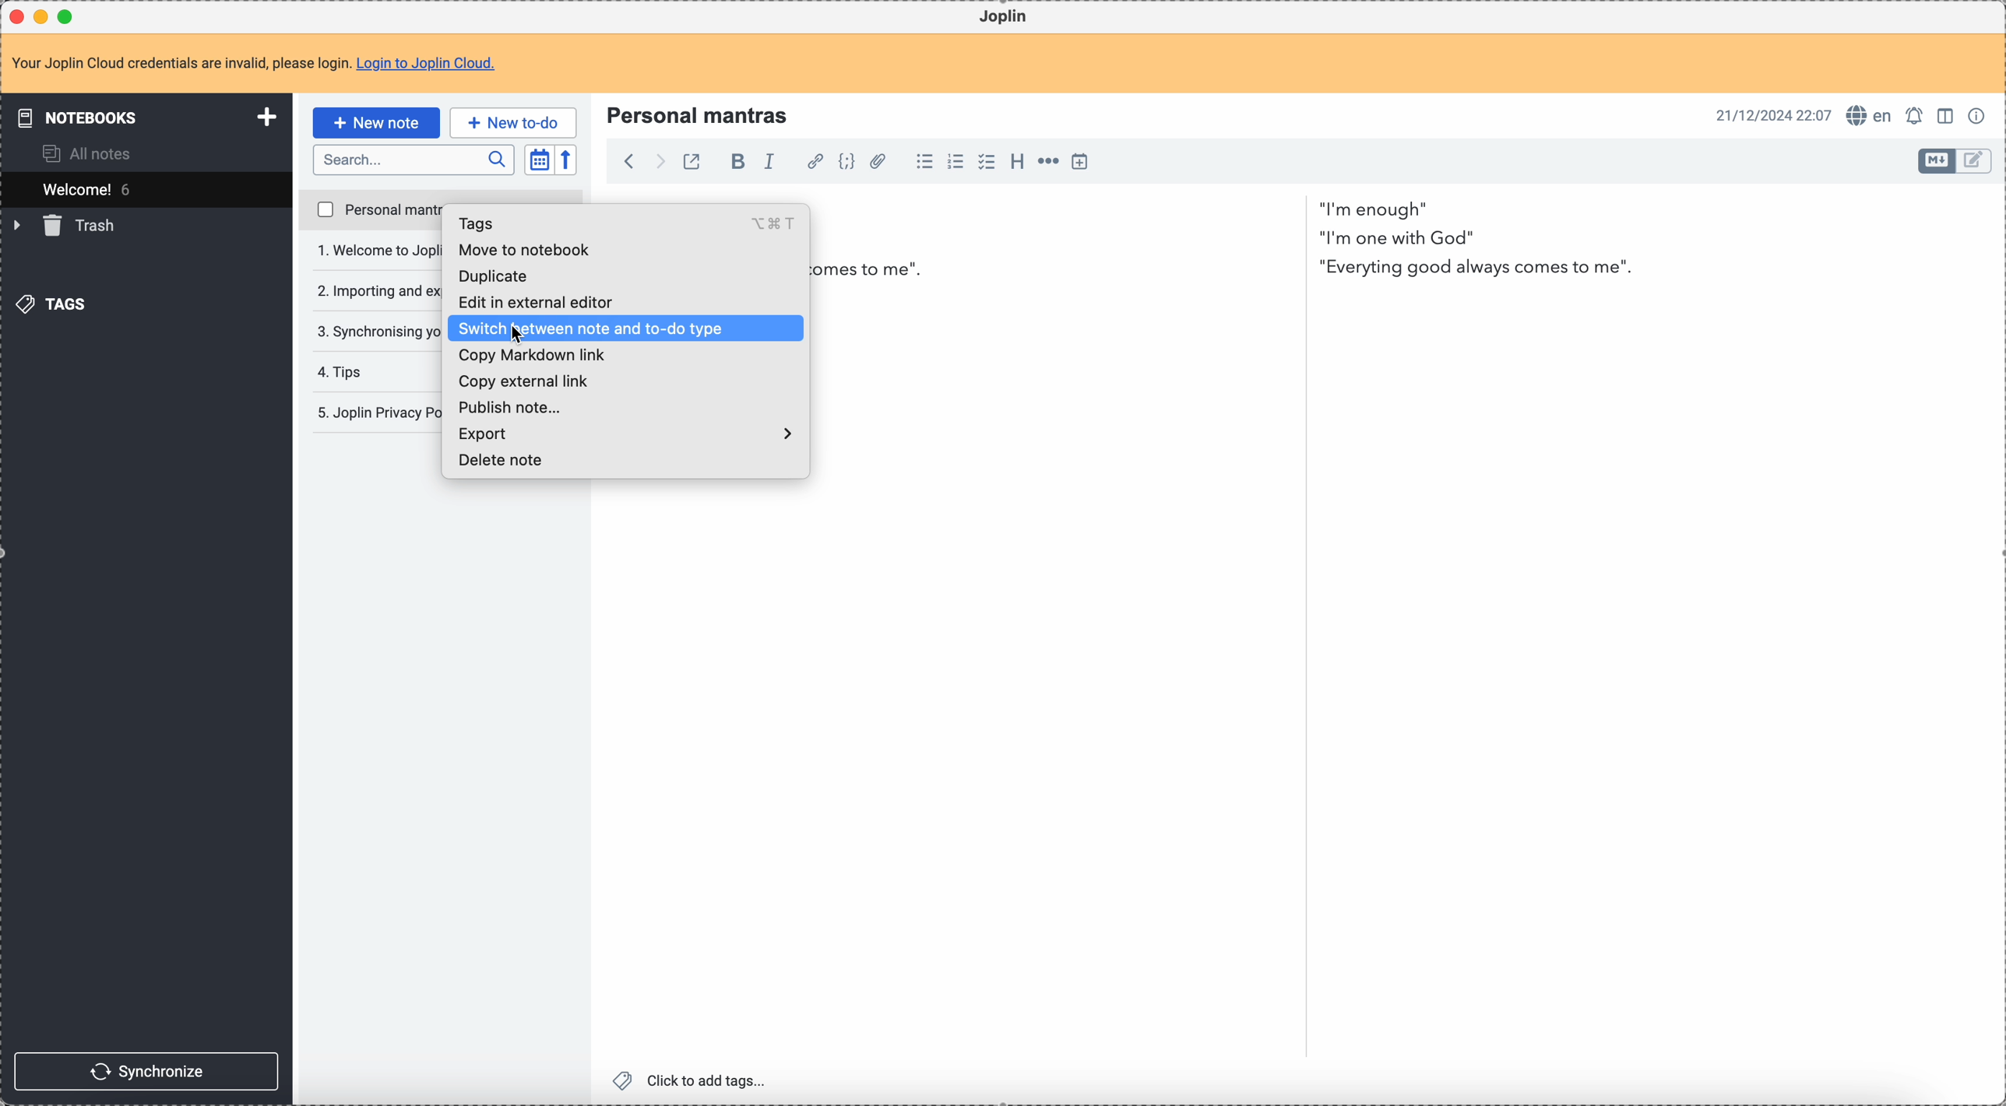  Describe the element at coordinates (1001, 16) in the screenshot. I see `Joplin` at that location.